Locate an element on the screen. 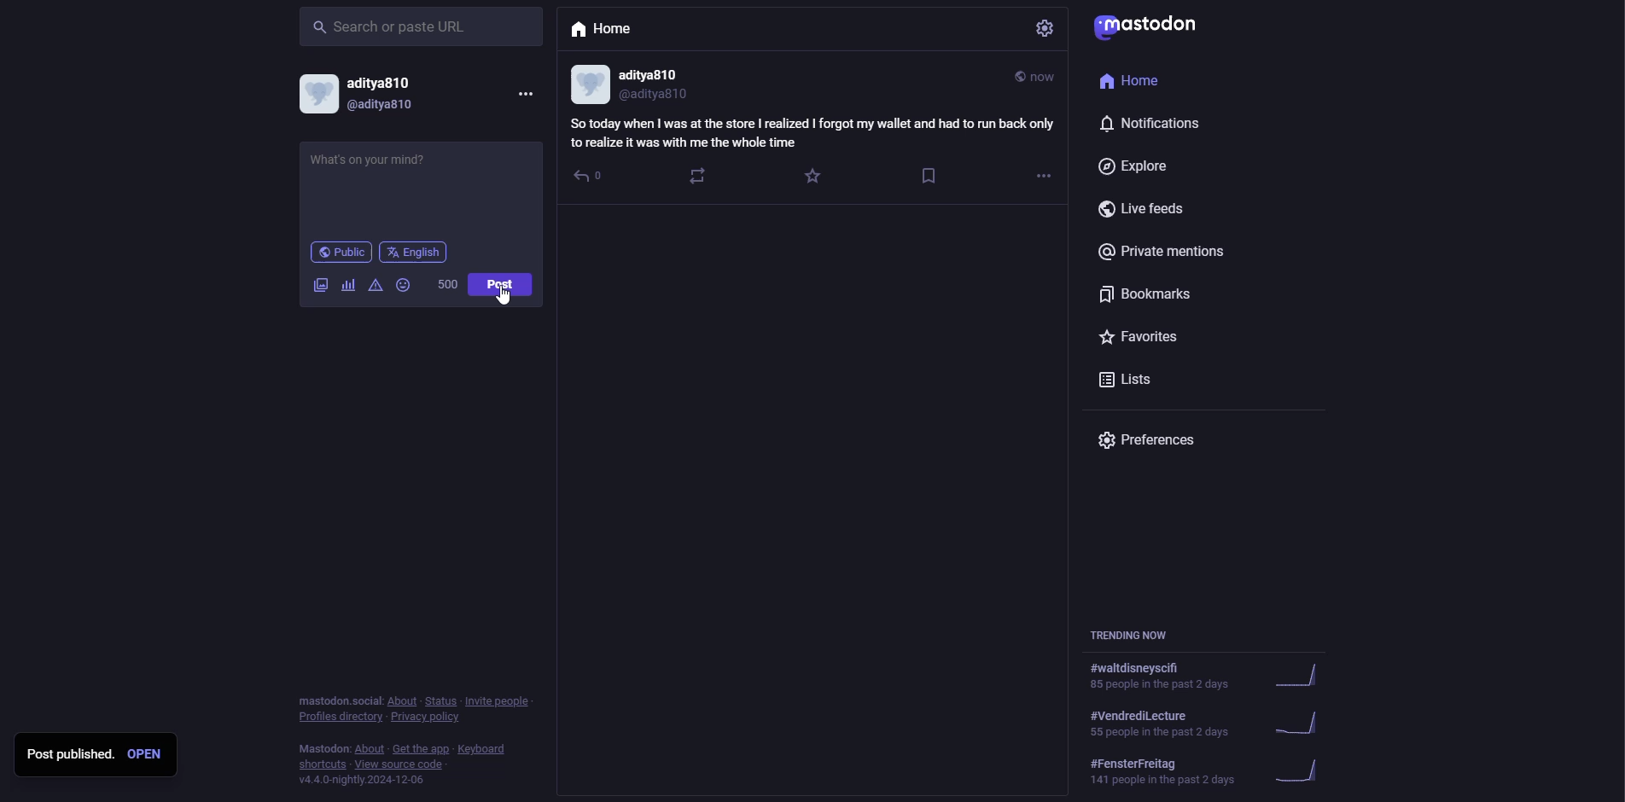  more is located at coordinates (525, 92).